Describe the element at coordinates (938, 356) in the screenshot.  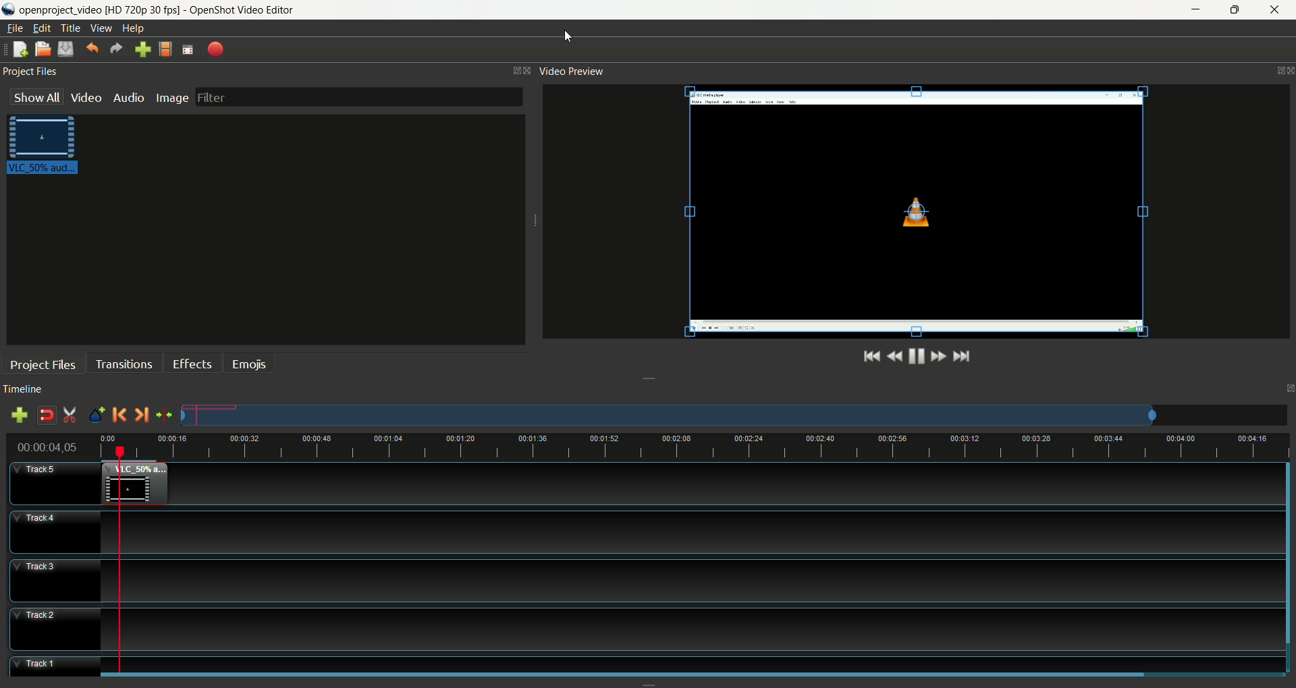
I see `fast forward` at that location.